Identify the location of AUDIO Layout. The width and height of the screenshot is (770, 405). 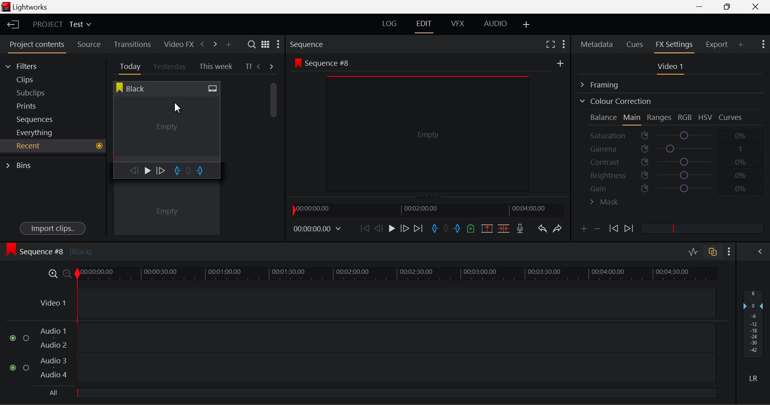
(495, 23).